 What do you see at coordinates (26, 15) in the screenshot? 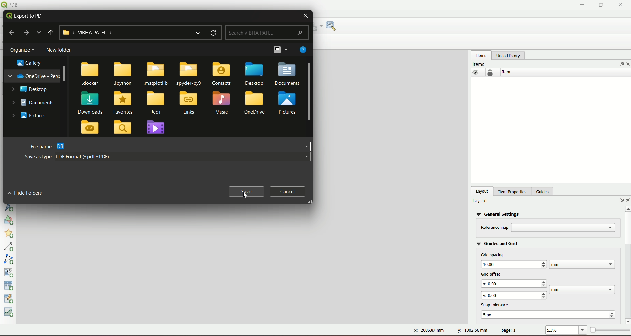
I see `Export to PDF` at bounding box center [26, 15].